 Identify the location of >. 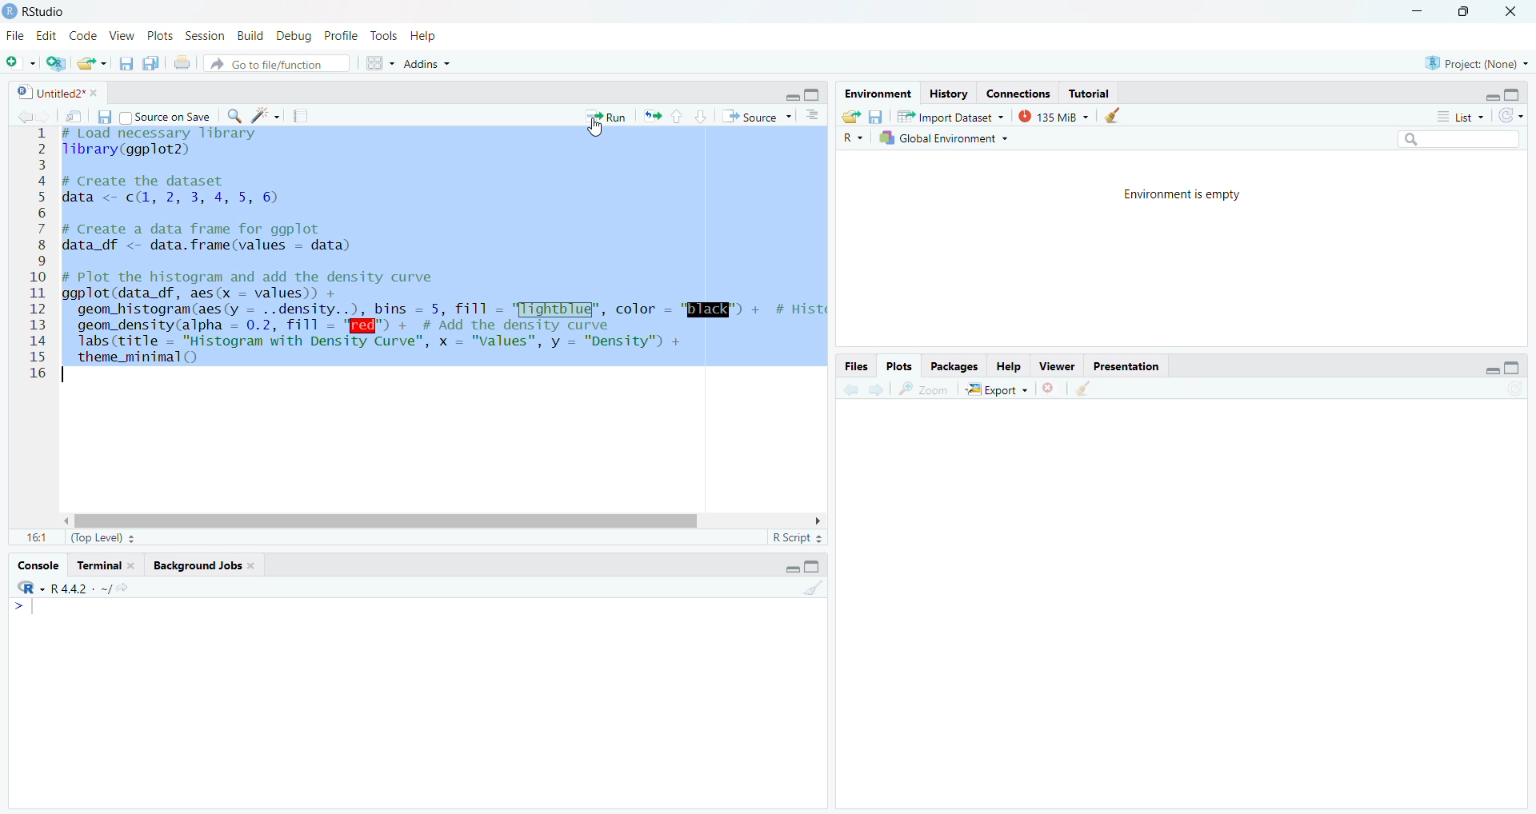
(18, 607).